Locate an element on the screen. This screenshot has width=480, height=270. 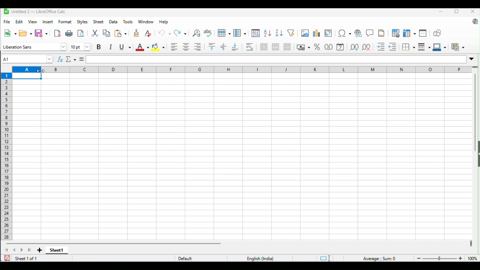
freeze rows and columns is located at coordinates (409, 33).